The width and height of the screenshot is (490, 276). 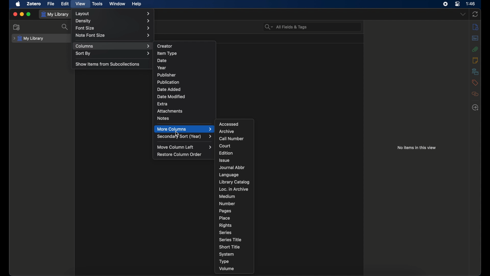 What do you see at coordinates (56, 14) in the screenshot?
I see `my library` at bounding box center [56, 14].